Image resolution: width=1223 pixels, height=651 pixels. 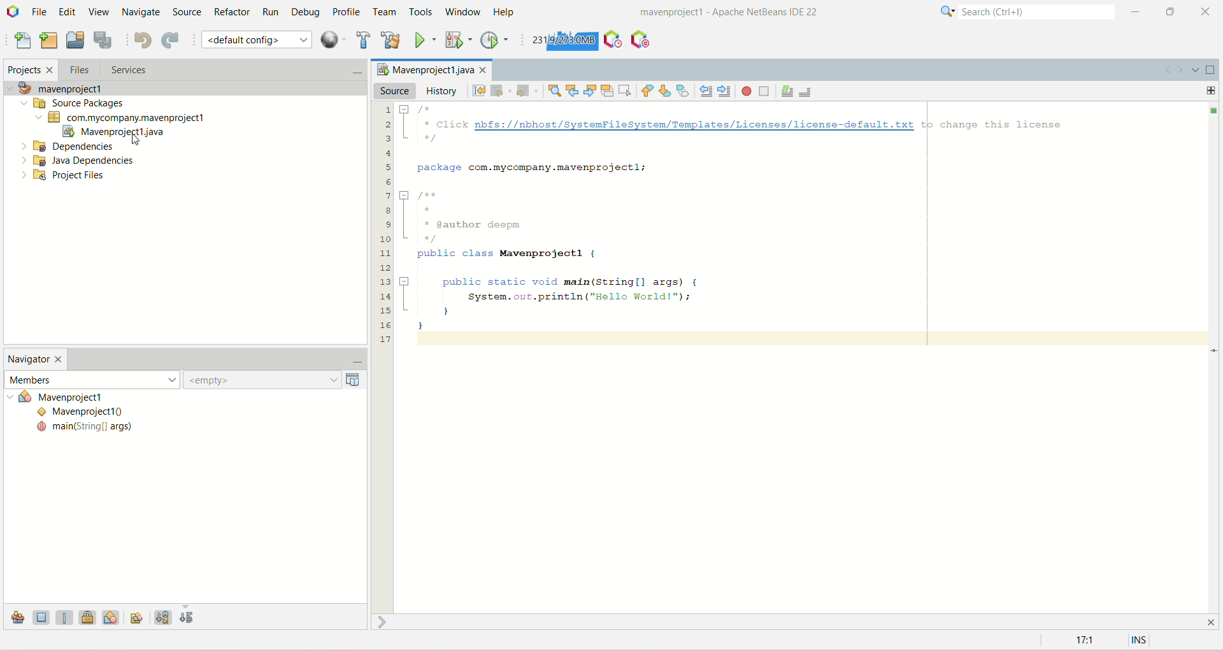 I want to click on add, so click(x=1212, y=90).